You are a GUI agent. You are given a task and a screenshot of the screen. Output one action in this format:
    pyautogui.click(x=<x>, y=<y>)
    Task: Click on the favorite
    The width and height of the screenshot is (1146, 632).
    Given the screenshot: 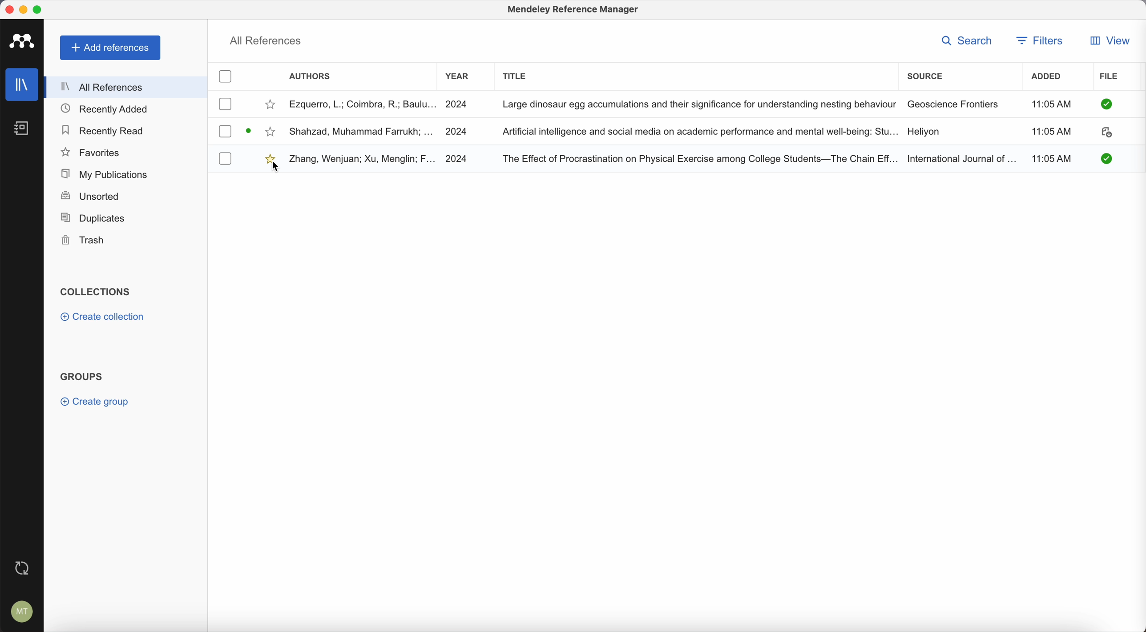 What is the action you would take?
    pyautogui.click(x=271, y=105)
    